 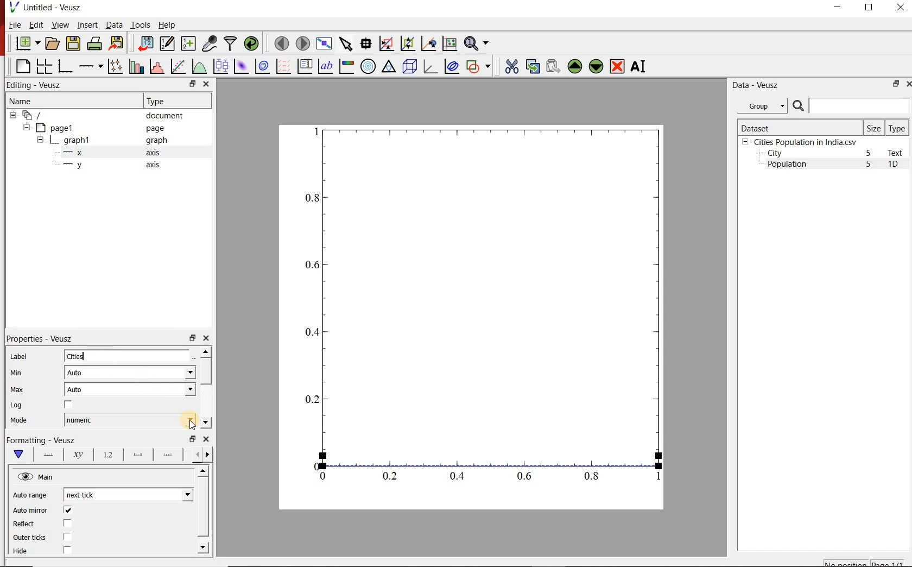 What do you see at coordinates (26, 44) in the screenshot?
I see `new document` at bounding box center [26, 44].